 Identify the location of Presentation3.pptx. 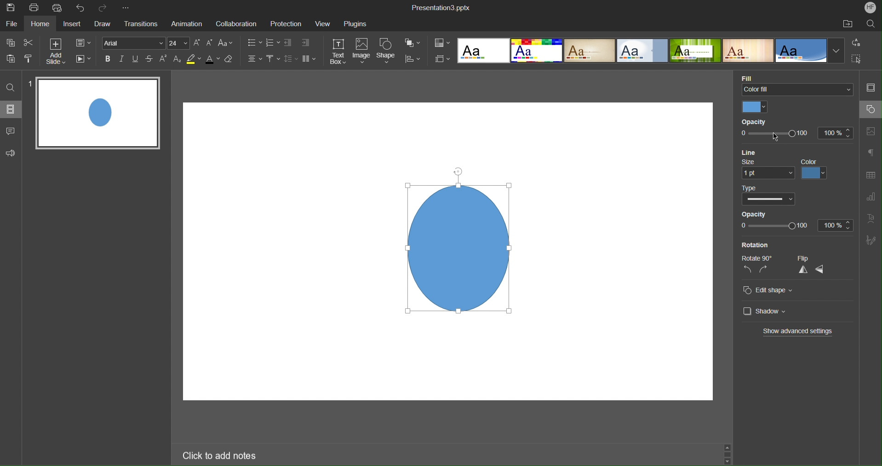
(440, 8).